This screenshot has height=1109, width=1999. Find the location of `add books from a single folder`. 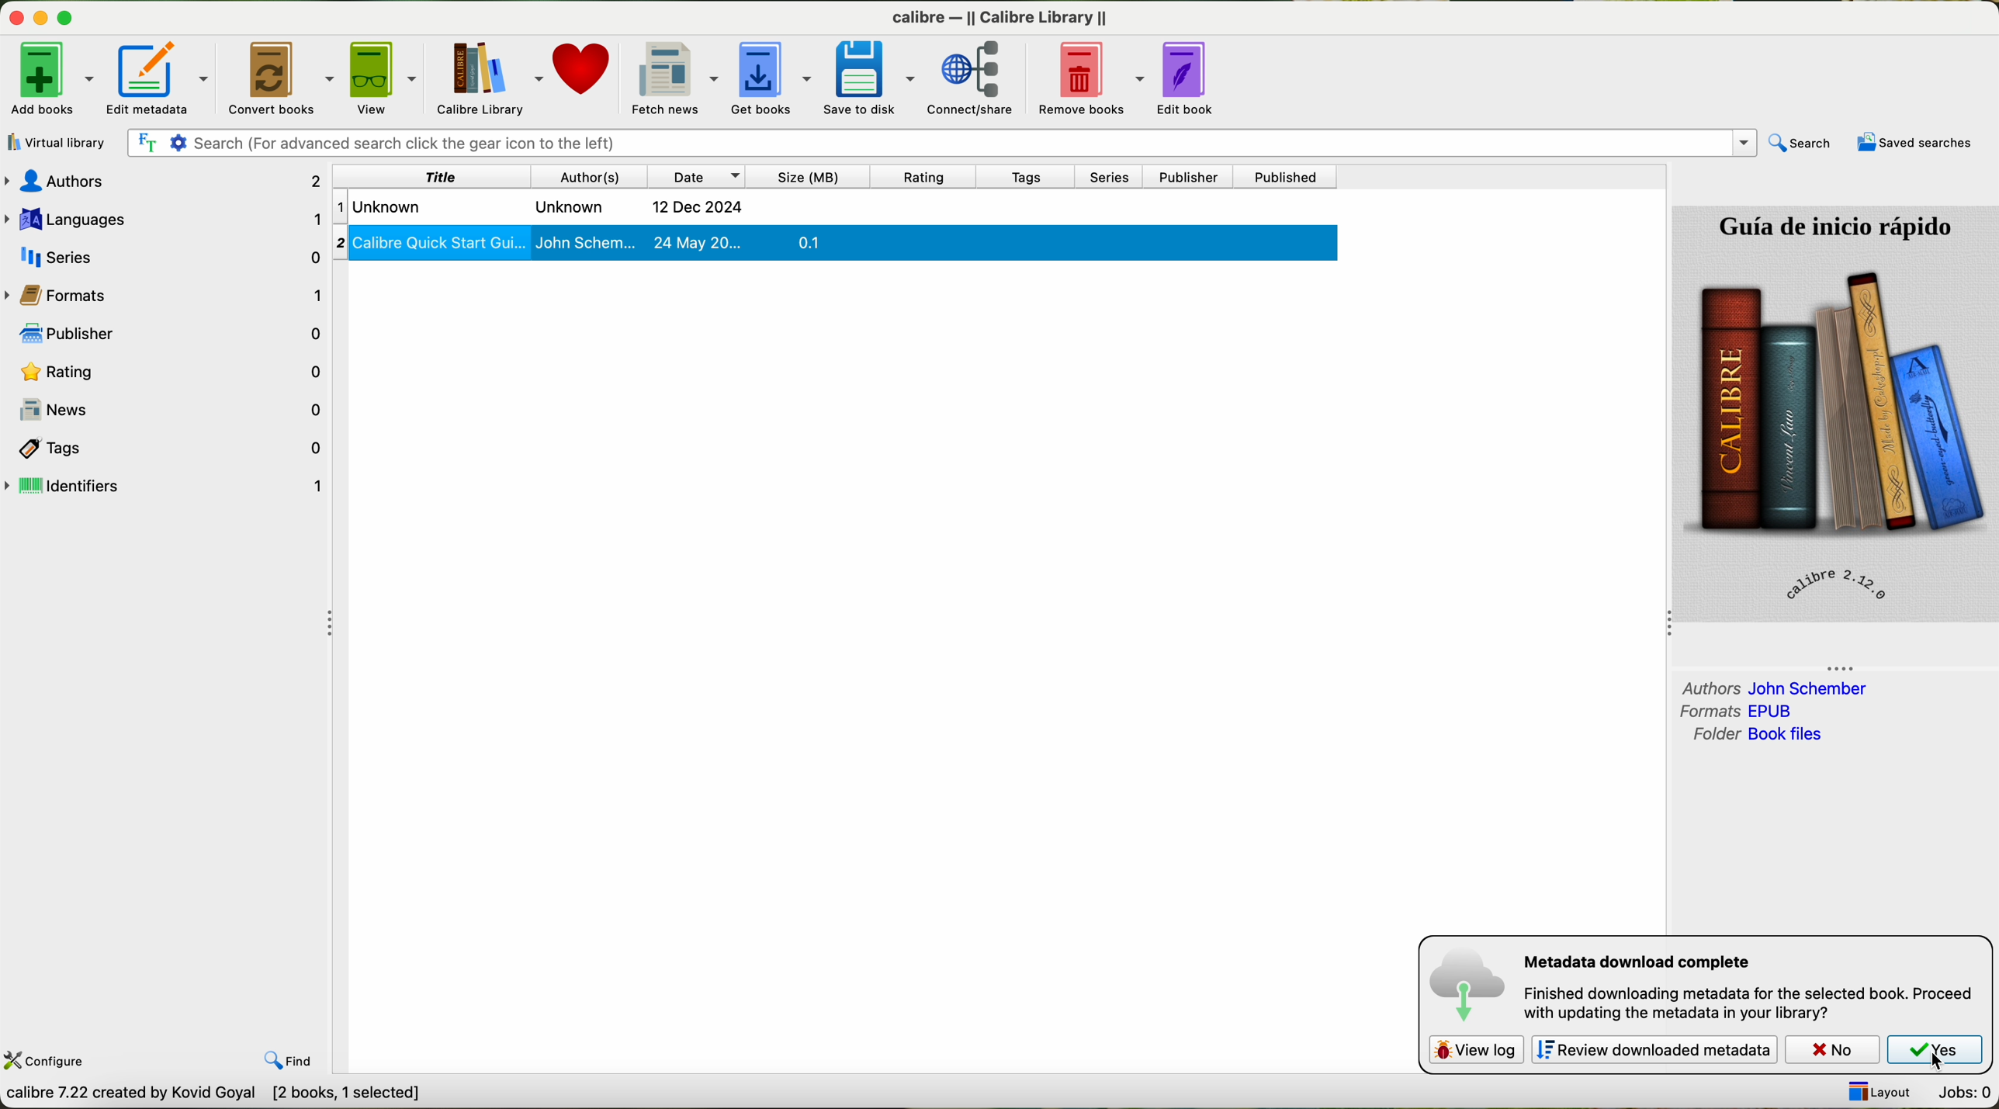

add books from a single folder is located at coordinates (62, 138).